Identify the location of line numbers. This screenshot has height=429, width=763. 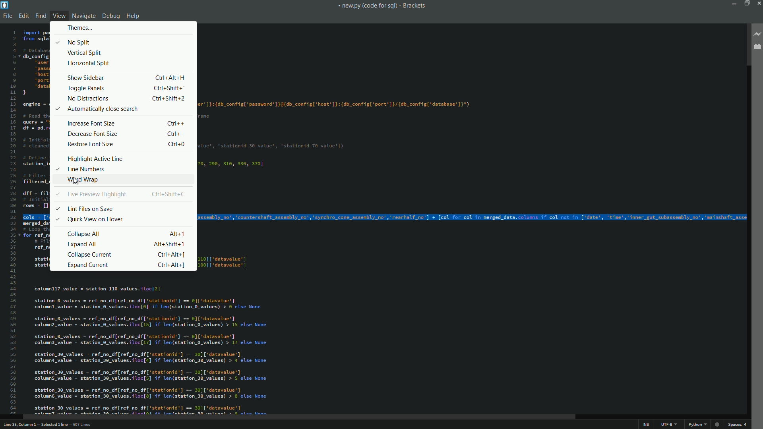
(80, 169).